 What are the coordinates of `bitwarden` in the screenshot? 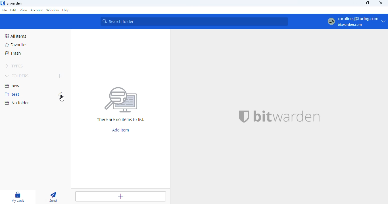 It's located at (287, 116).